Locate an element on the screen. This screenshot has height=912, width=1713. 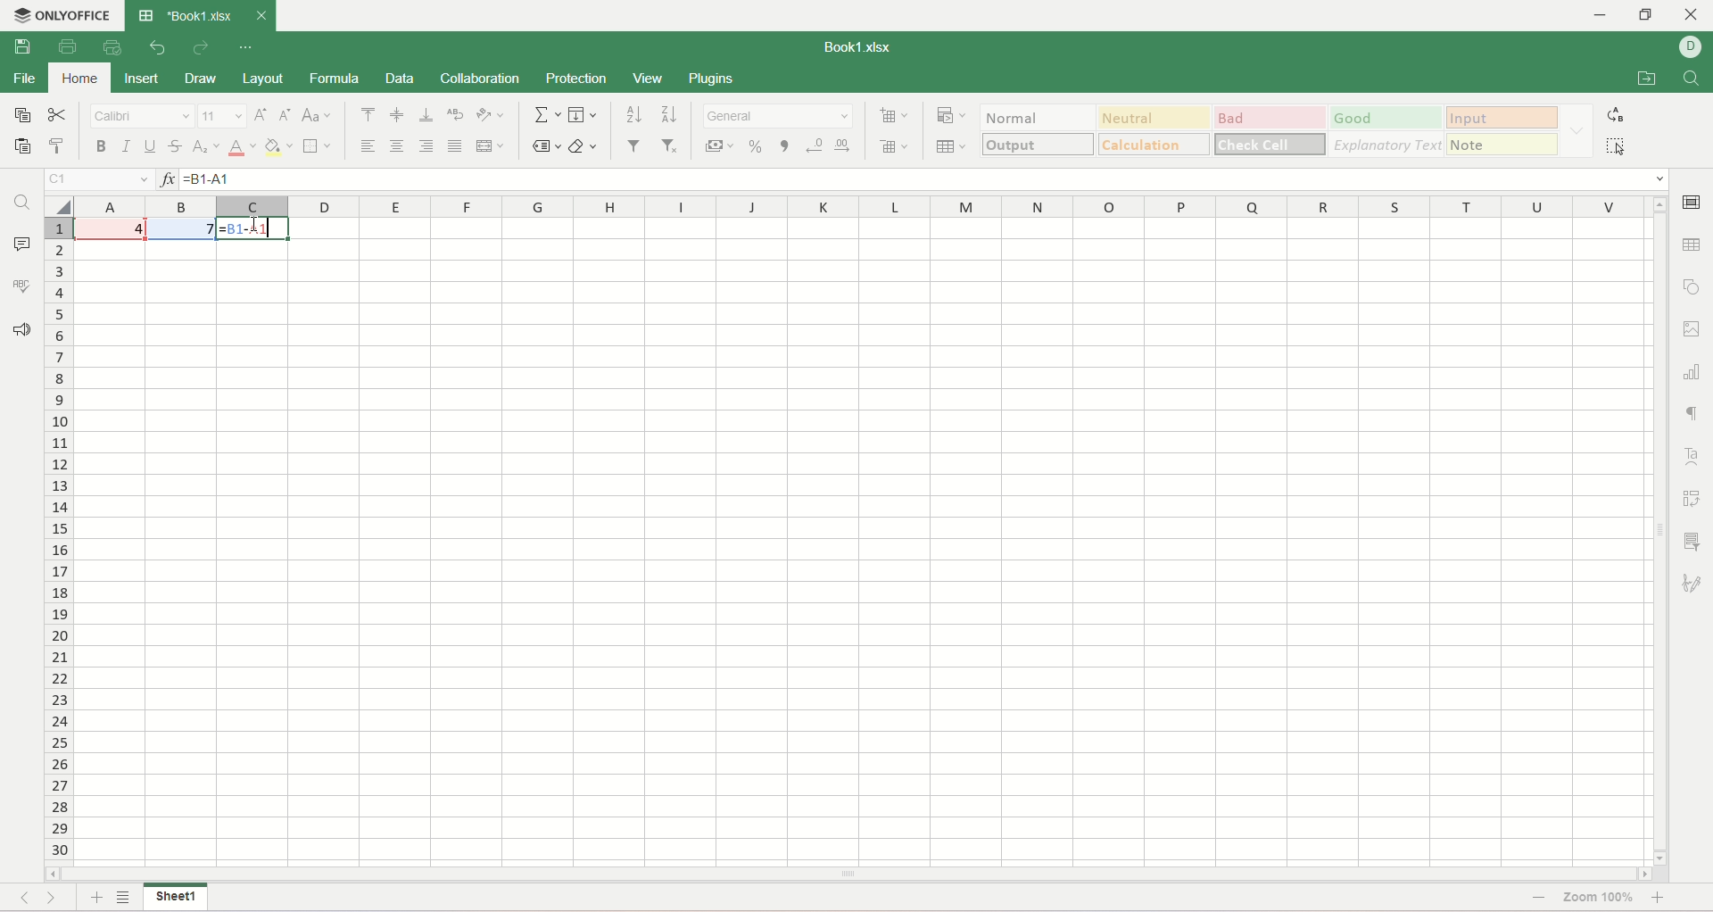
cell settings is located at coordinates (1692, 204).